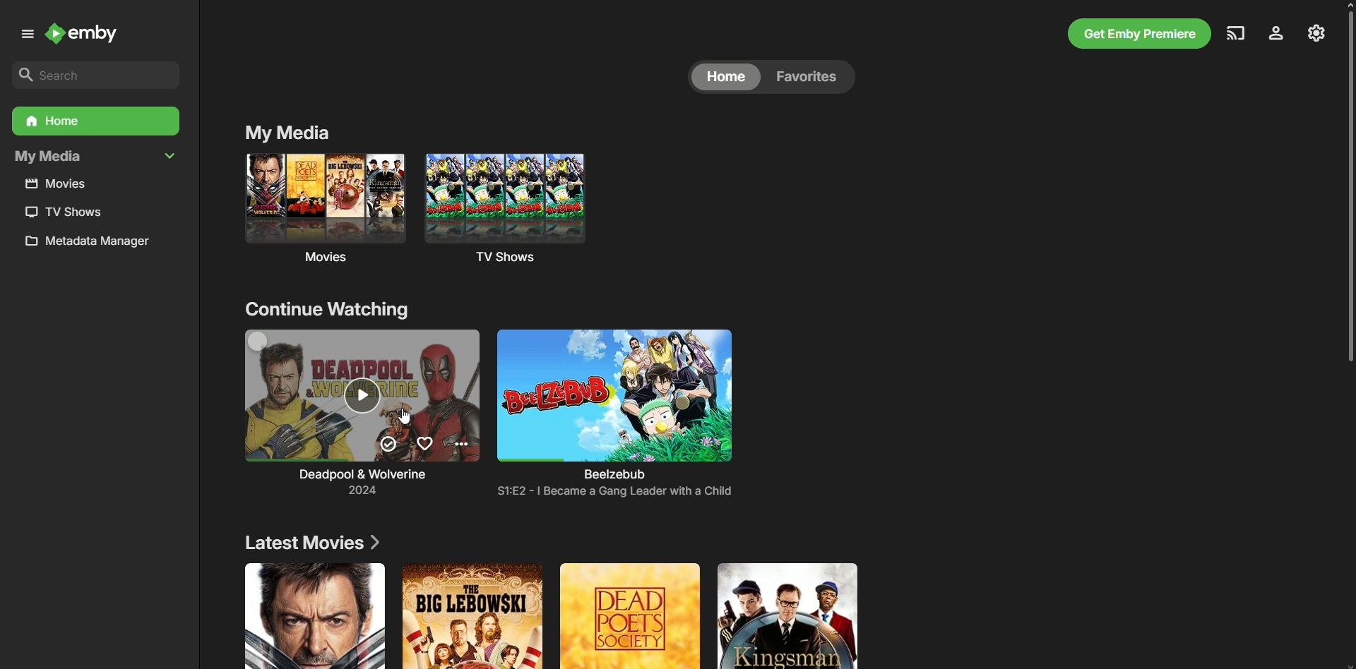 The width and height of the screenshot is (1356, 669). Describe the element at coordinates (350, 406) in the screenshot. I see `Deadpool and Wolverine` at that location.